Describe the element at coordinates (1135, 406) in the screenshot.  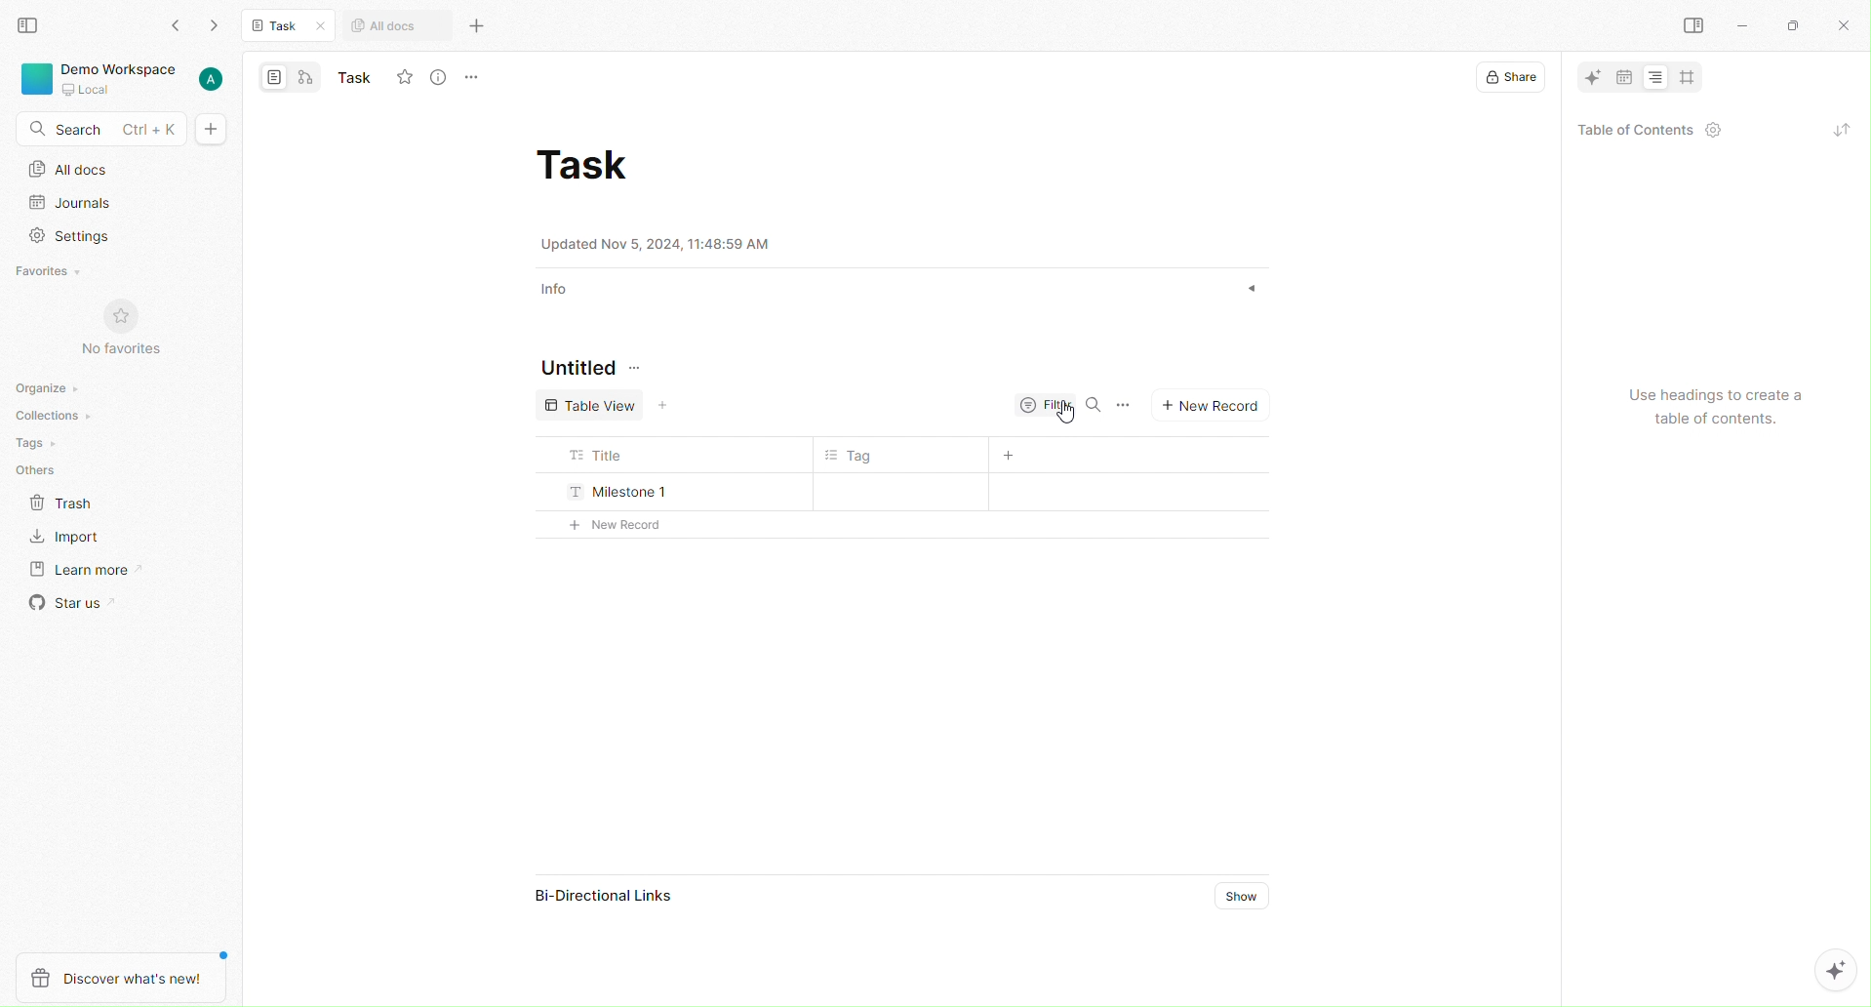
I see `Options` at that location.